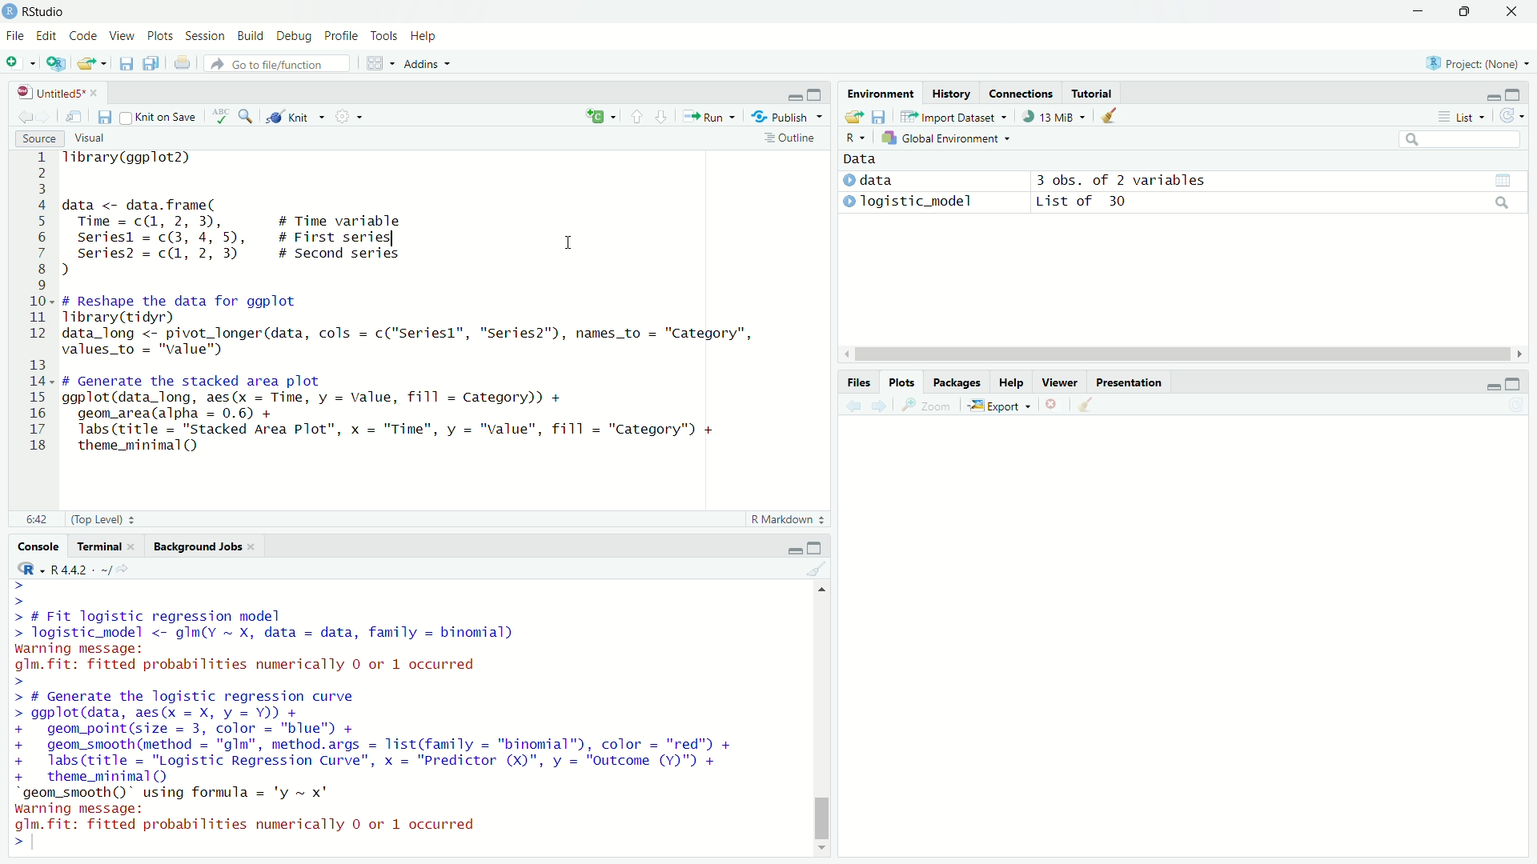 The width and height of the screenshot is (1537, 864). Describe the element at coordinates (424, 37) in the screenshot. I see `Help` at that location.